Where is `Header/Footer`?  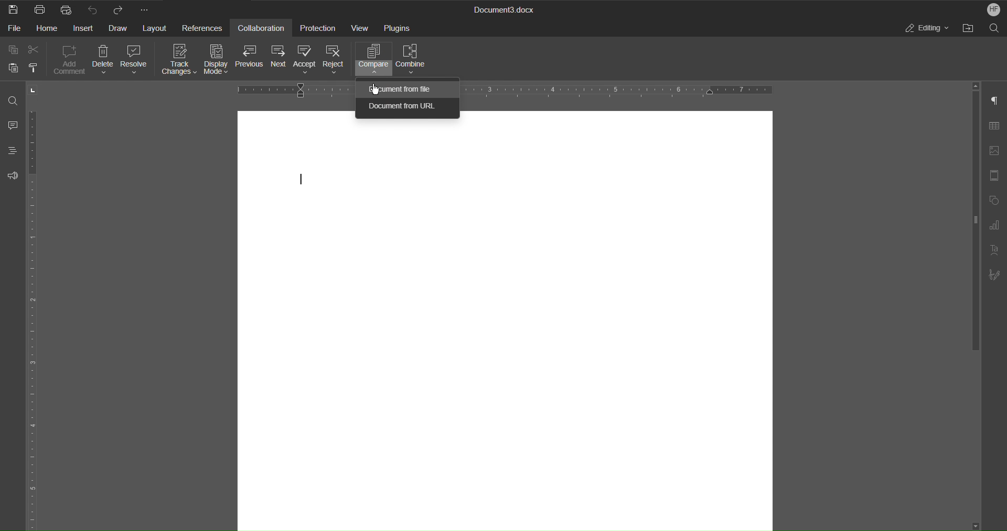 Header/Footer is located at coordinates (995, 174).